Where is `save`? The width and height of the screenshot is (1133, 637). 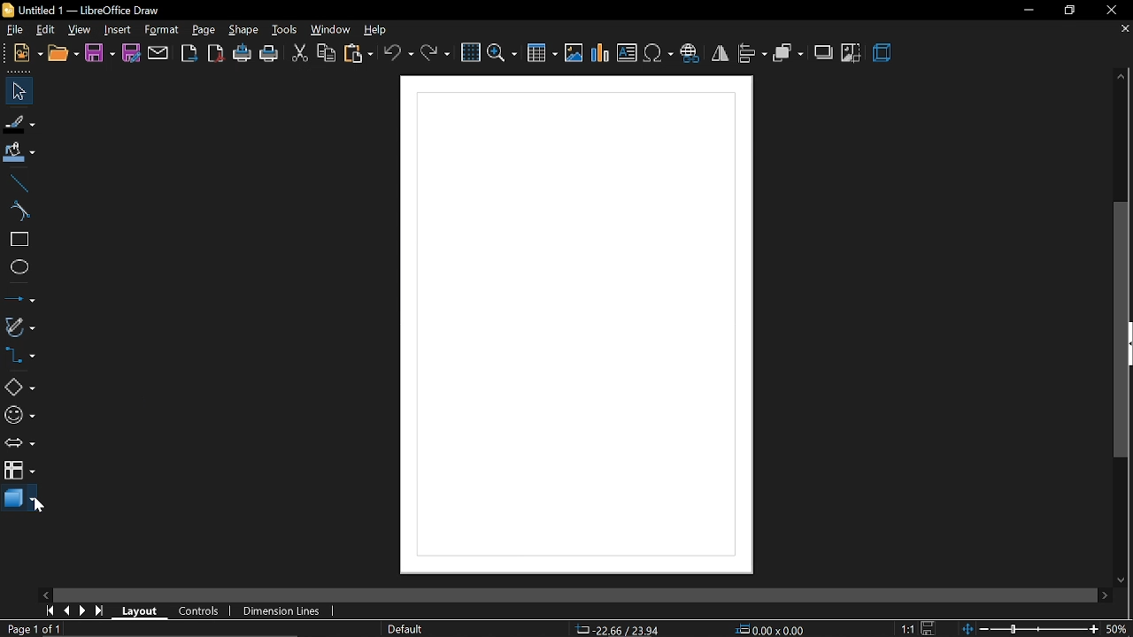
save is located at coordinates (931, 627).